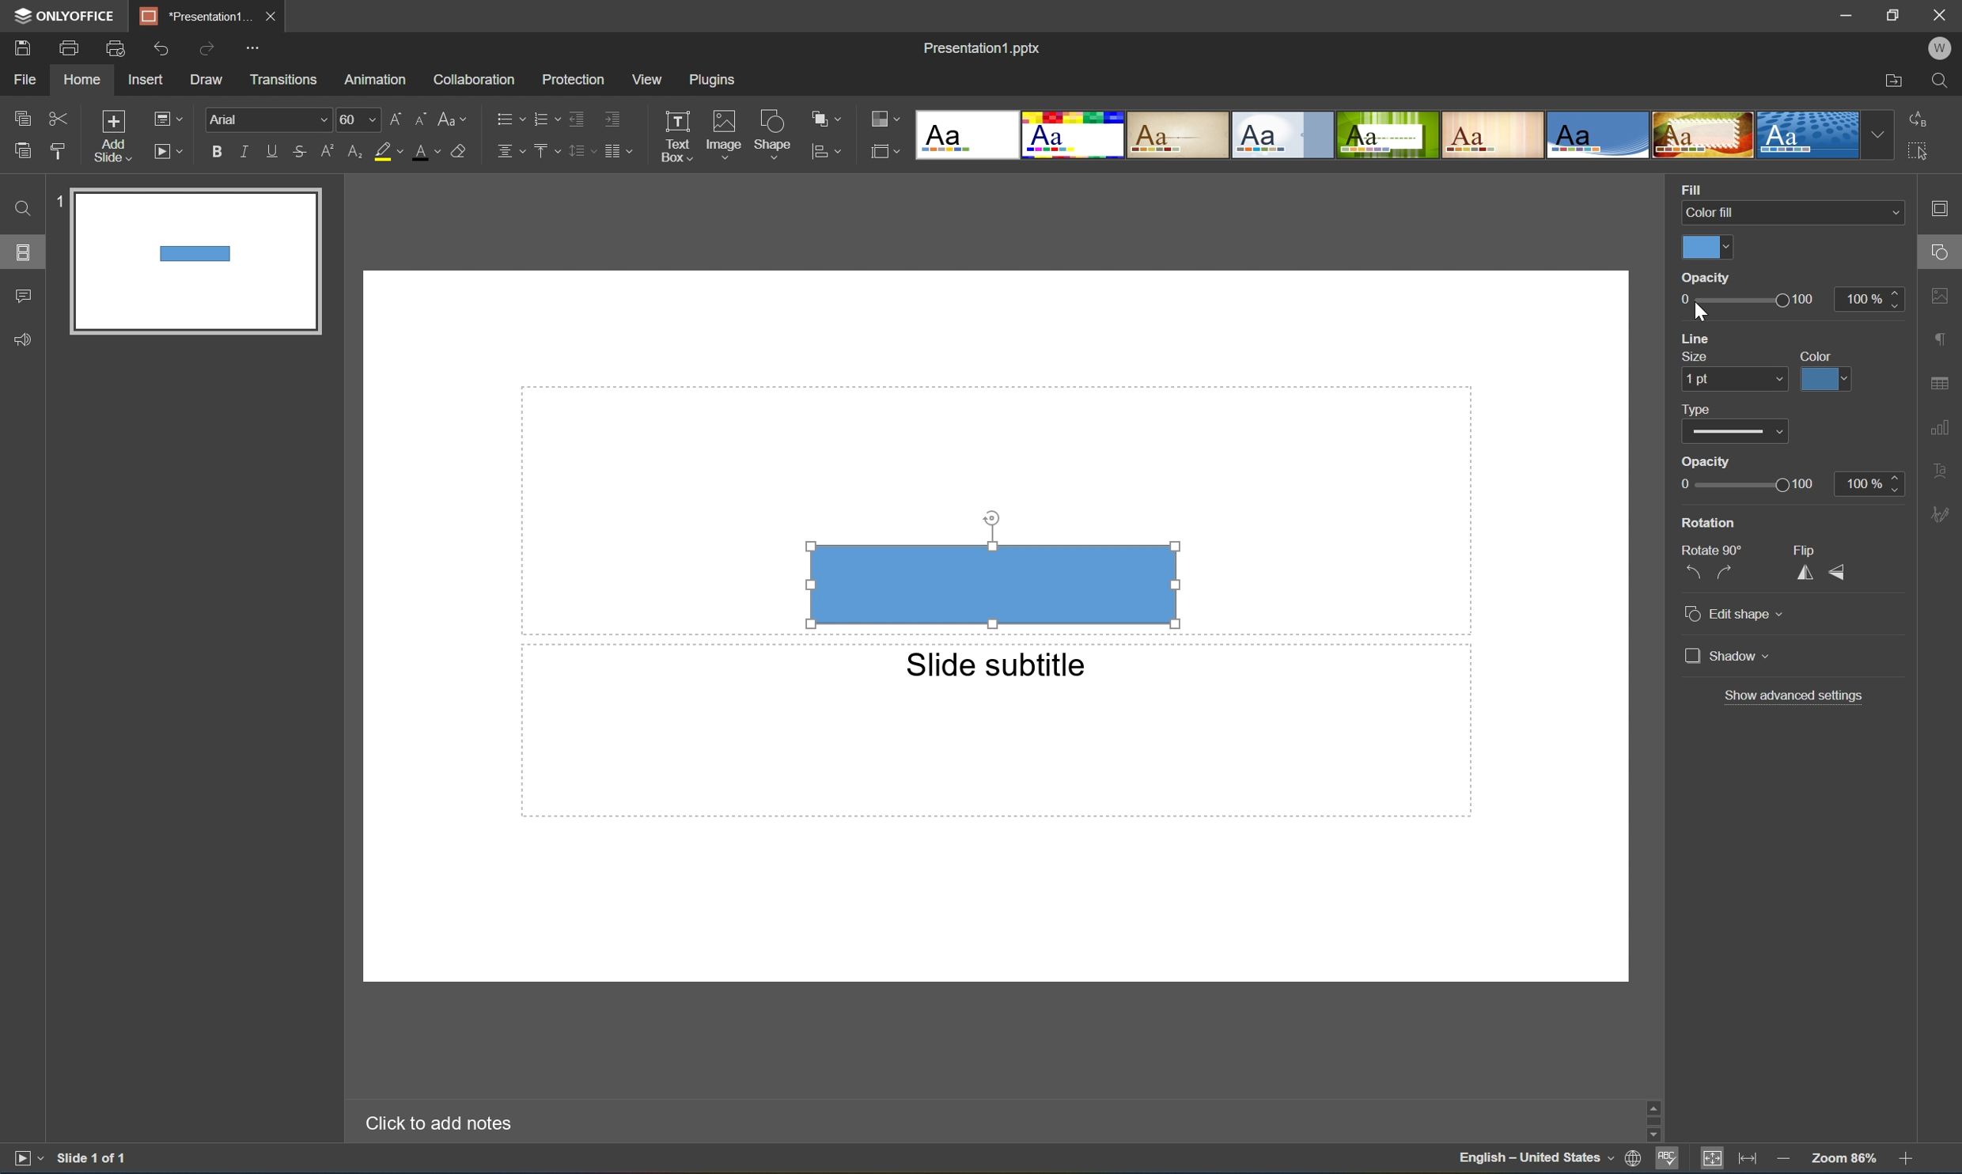  I want to click on Superscript, so click(325, 150).